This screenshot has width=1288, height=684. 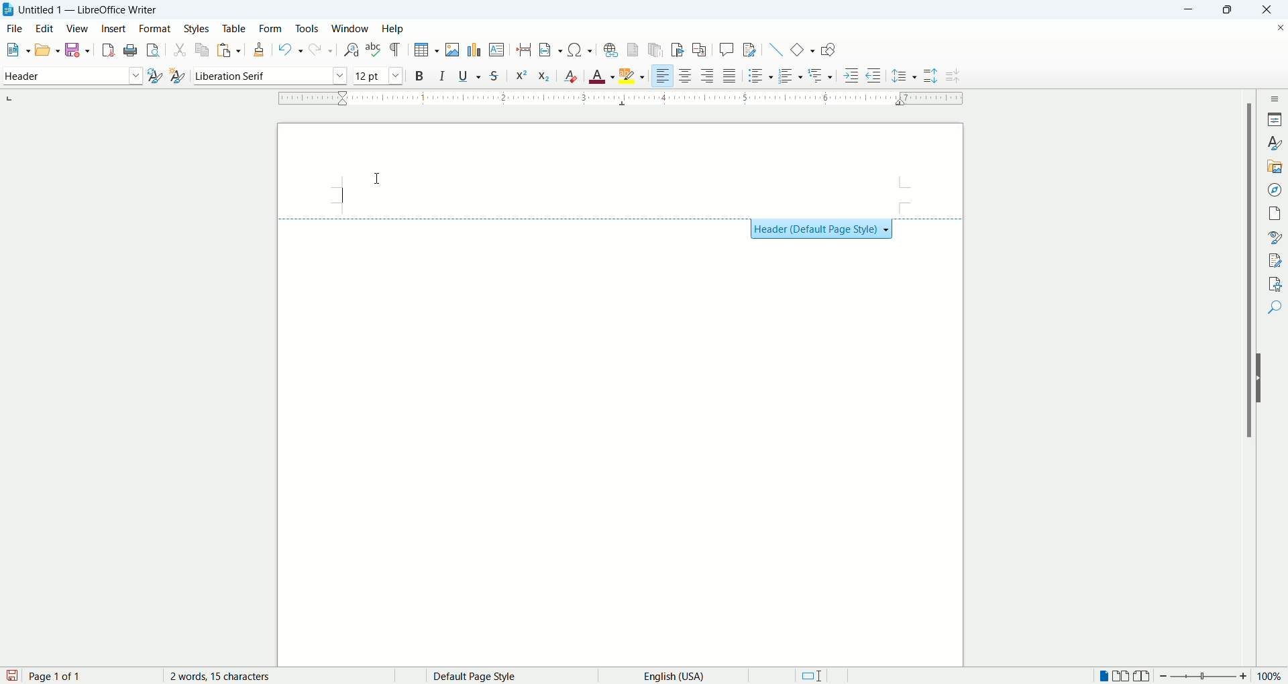 What do you see at coordinates (700, 48) in the screenshot?
I see `insert cross references` at bounding box center [700, 48].